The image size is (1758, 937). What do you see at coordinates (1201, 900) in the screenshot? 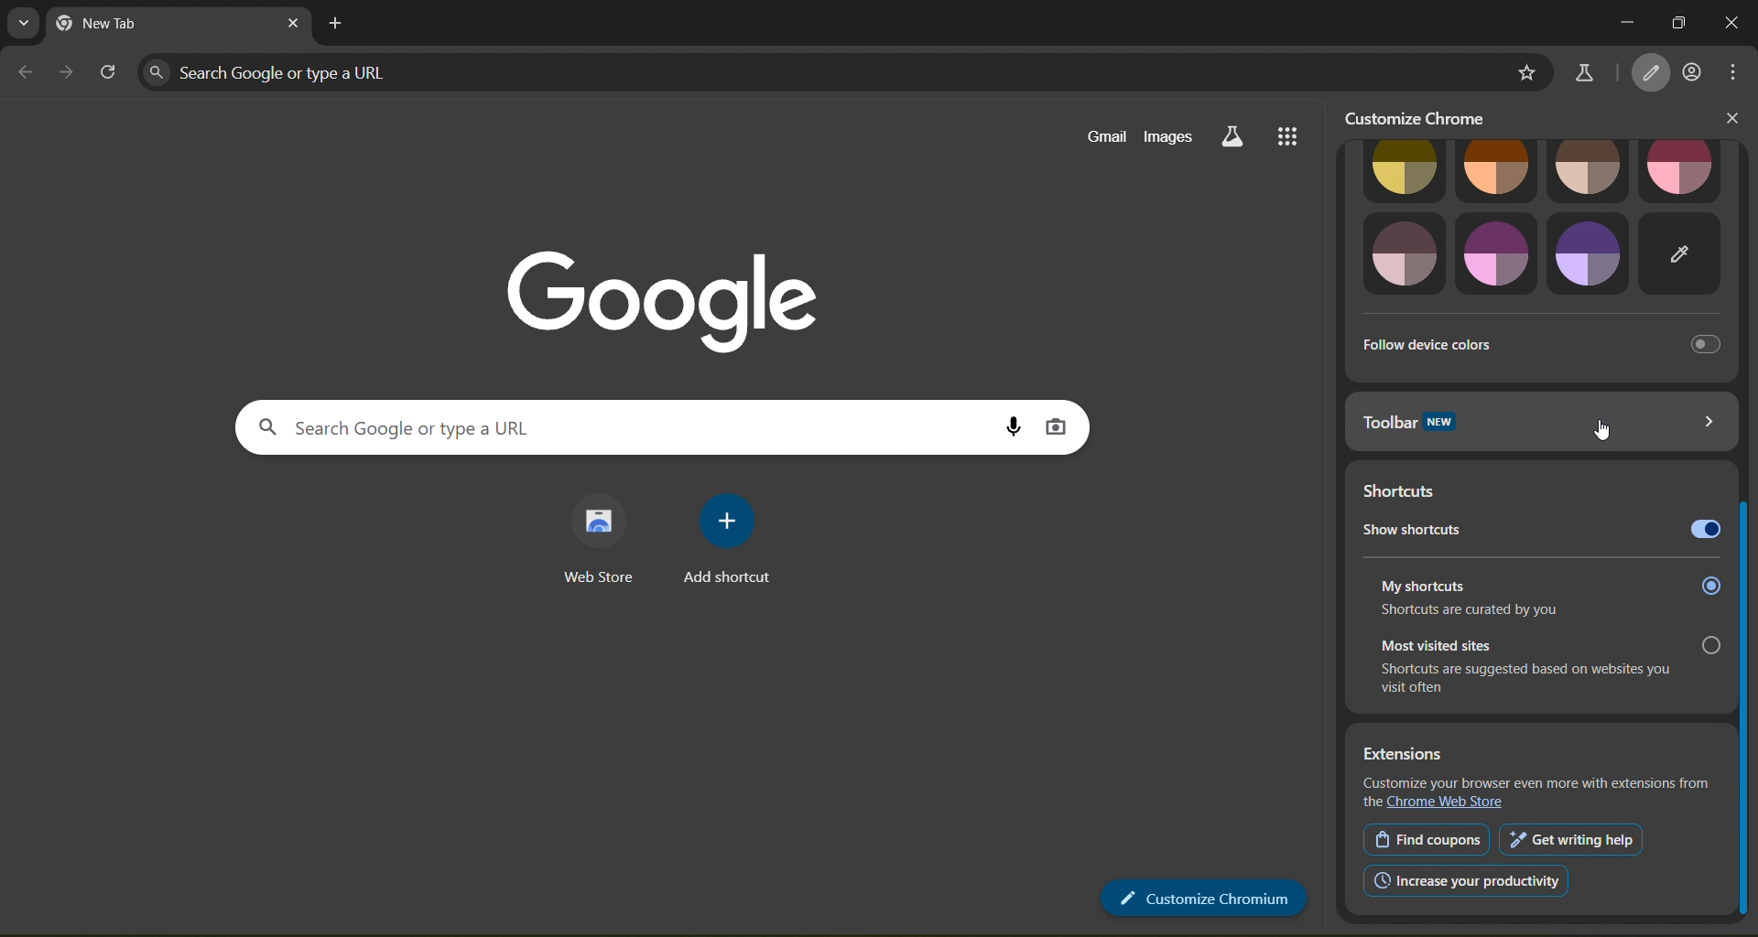
I see `customize chrome` at bounding box center [1201, 900].